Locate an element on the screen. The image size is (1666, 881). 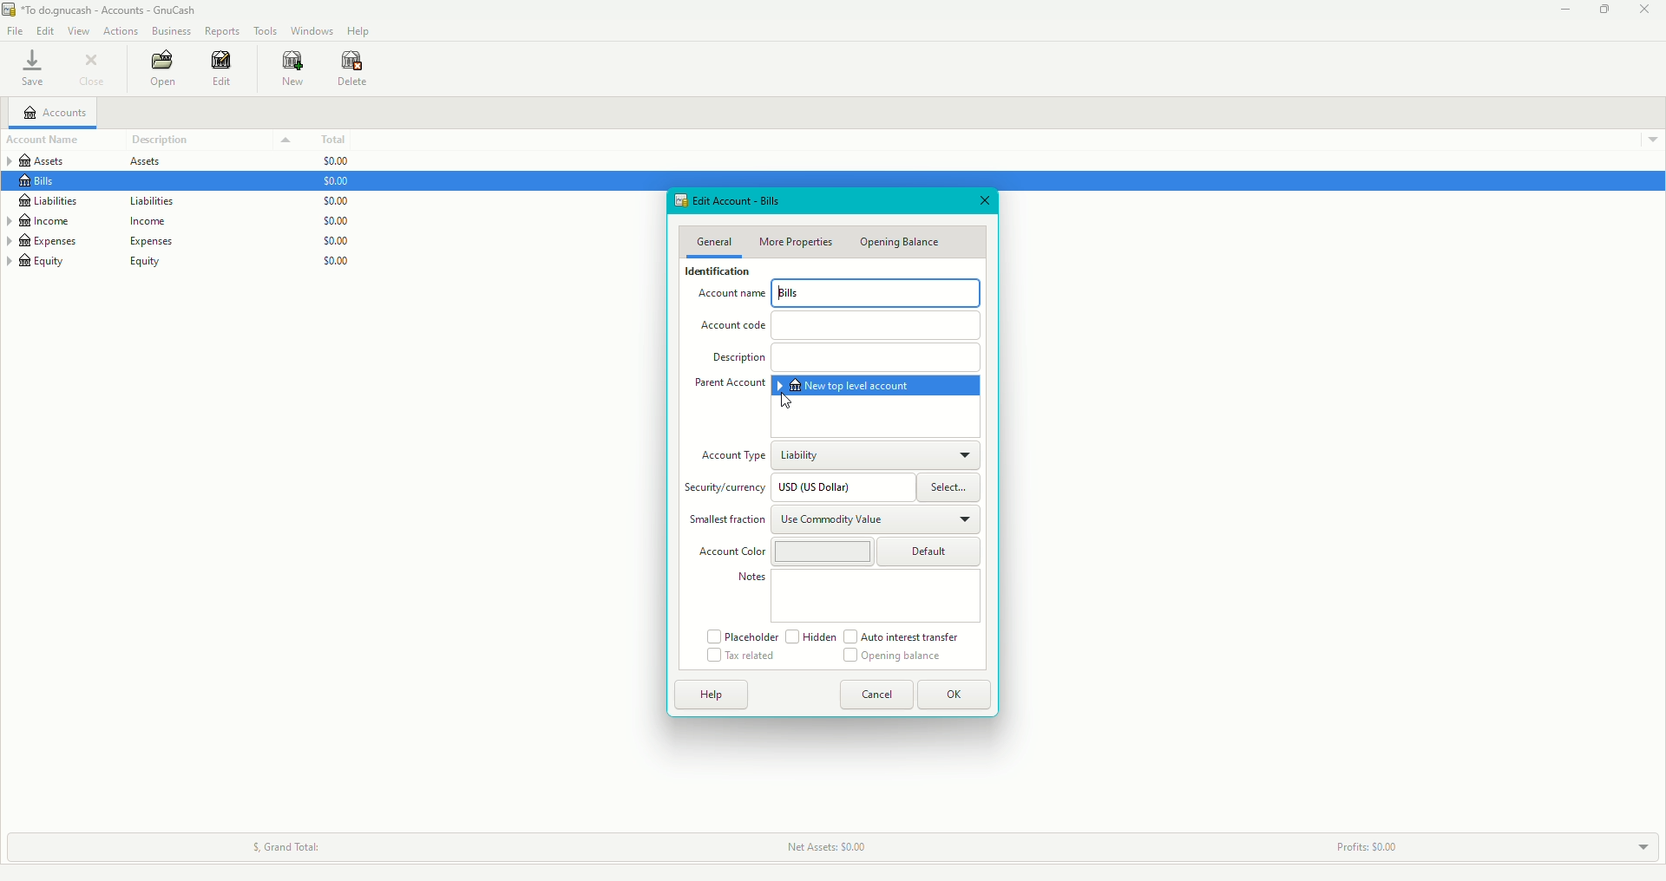
Grand Total is located at coordinates (280, 844).